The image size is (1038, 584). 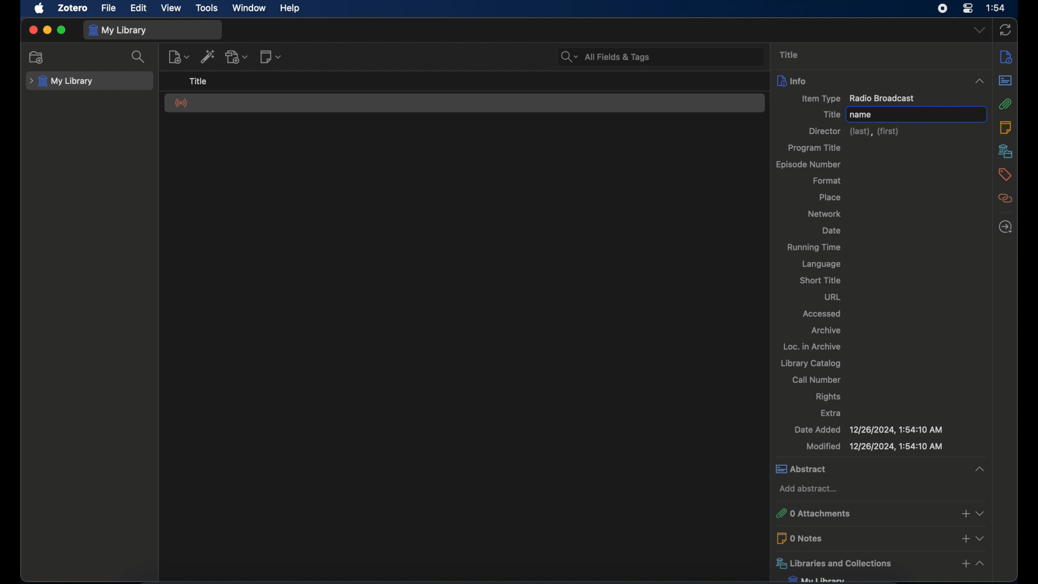 I want to click on 0 notes, so click(x=882, y=537).